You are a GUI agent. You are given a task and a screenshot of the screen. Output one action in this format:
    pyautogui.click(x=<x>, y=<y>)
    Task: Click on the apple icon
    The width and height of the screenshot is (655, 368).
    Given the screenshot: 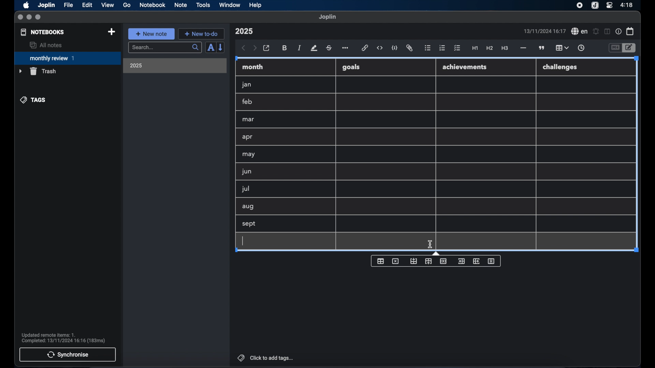 What is the action you would take?
    pyautogui.click(x=26, y=5)
    